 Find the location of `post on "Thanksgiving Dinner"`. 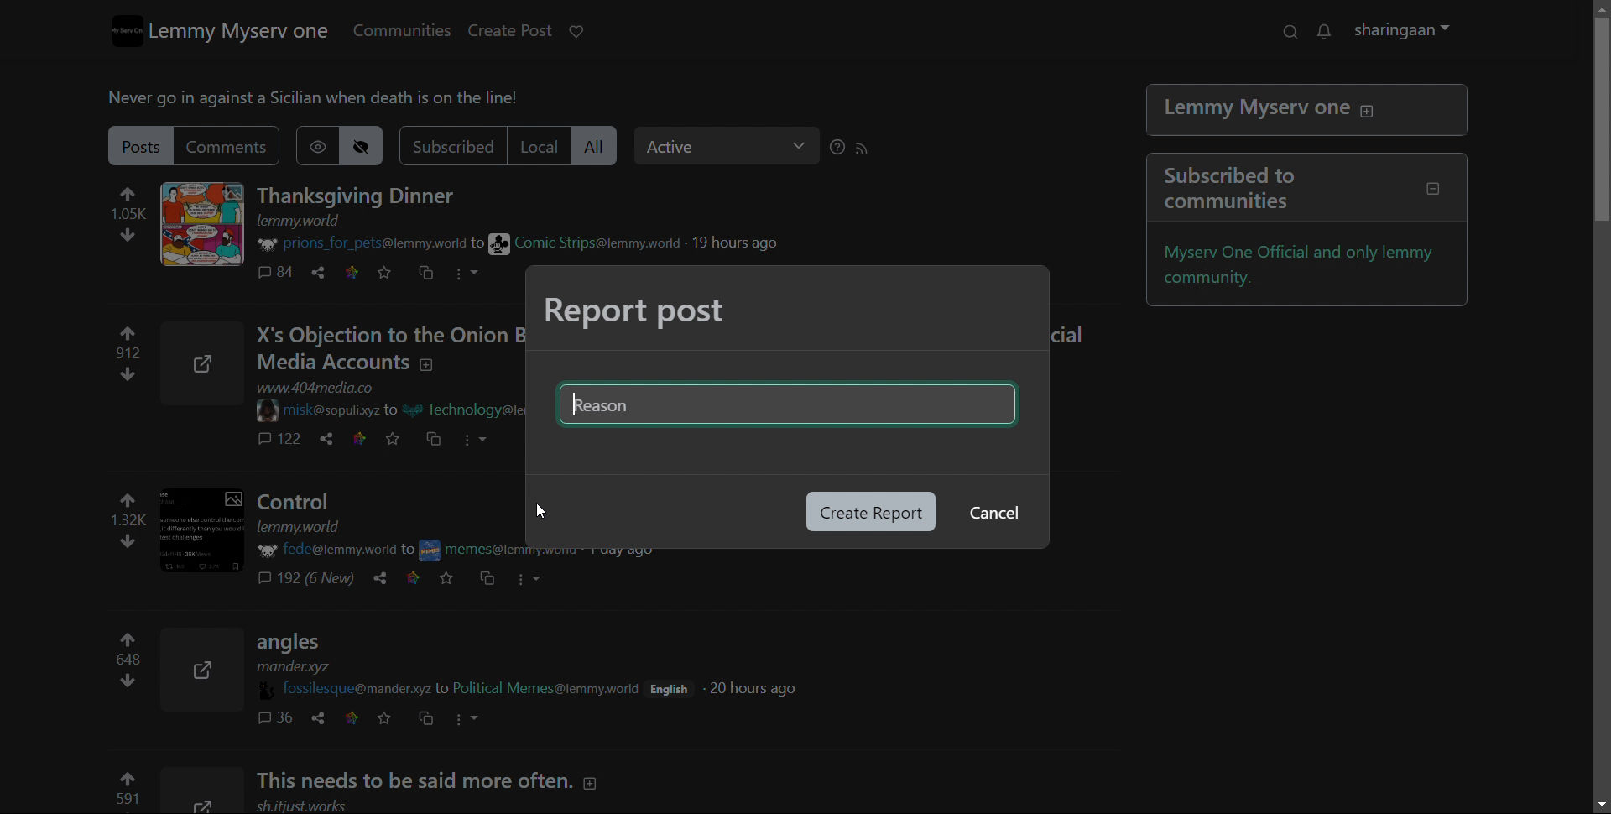

post on "Thanksgiving Dinner" is located at coordinates (367, 196).